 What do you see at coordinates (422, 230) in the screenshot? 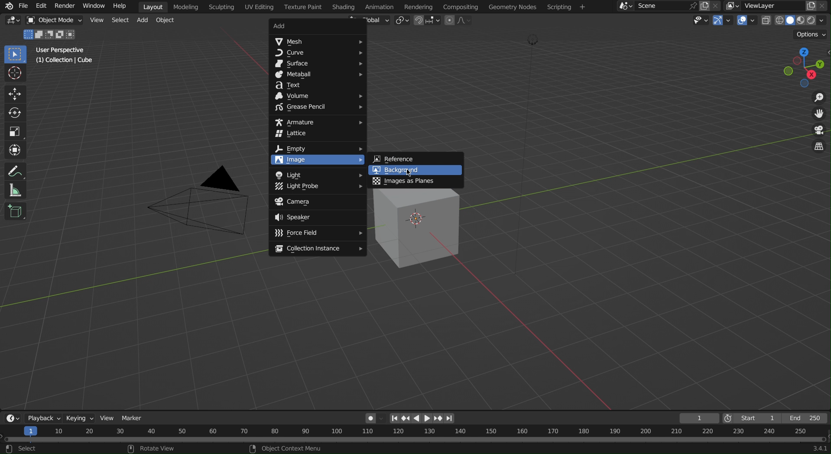
I see `Cube` at bounding box center [422, 230].